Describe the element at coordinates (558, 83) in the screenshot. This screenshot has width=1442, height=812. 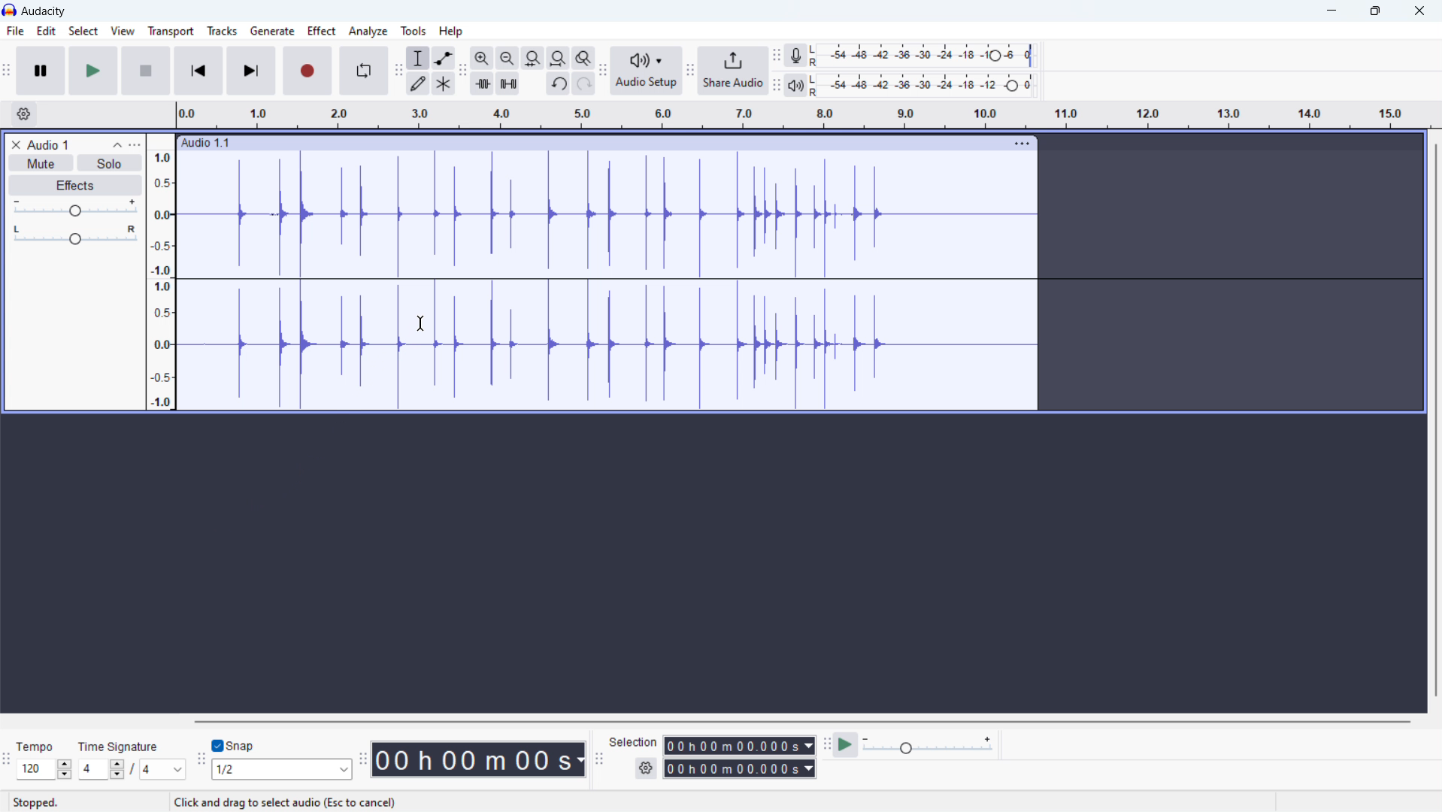
I see `undo` at that location.